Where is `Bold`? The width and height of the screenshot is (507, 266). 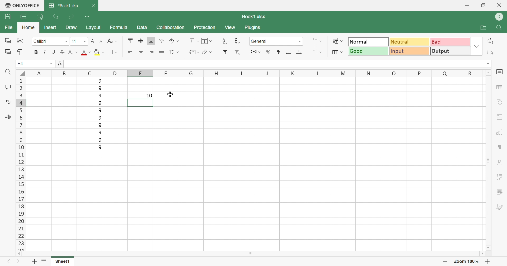
Bold is located at coordinates (36, 52).